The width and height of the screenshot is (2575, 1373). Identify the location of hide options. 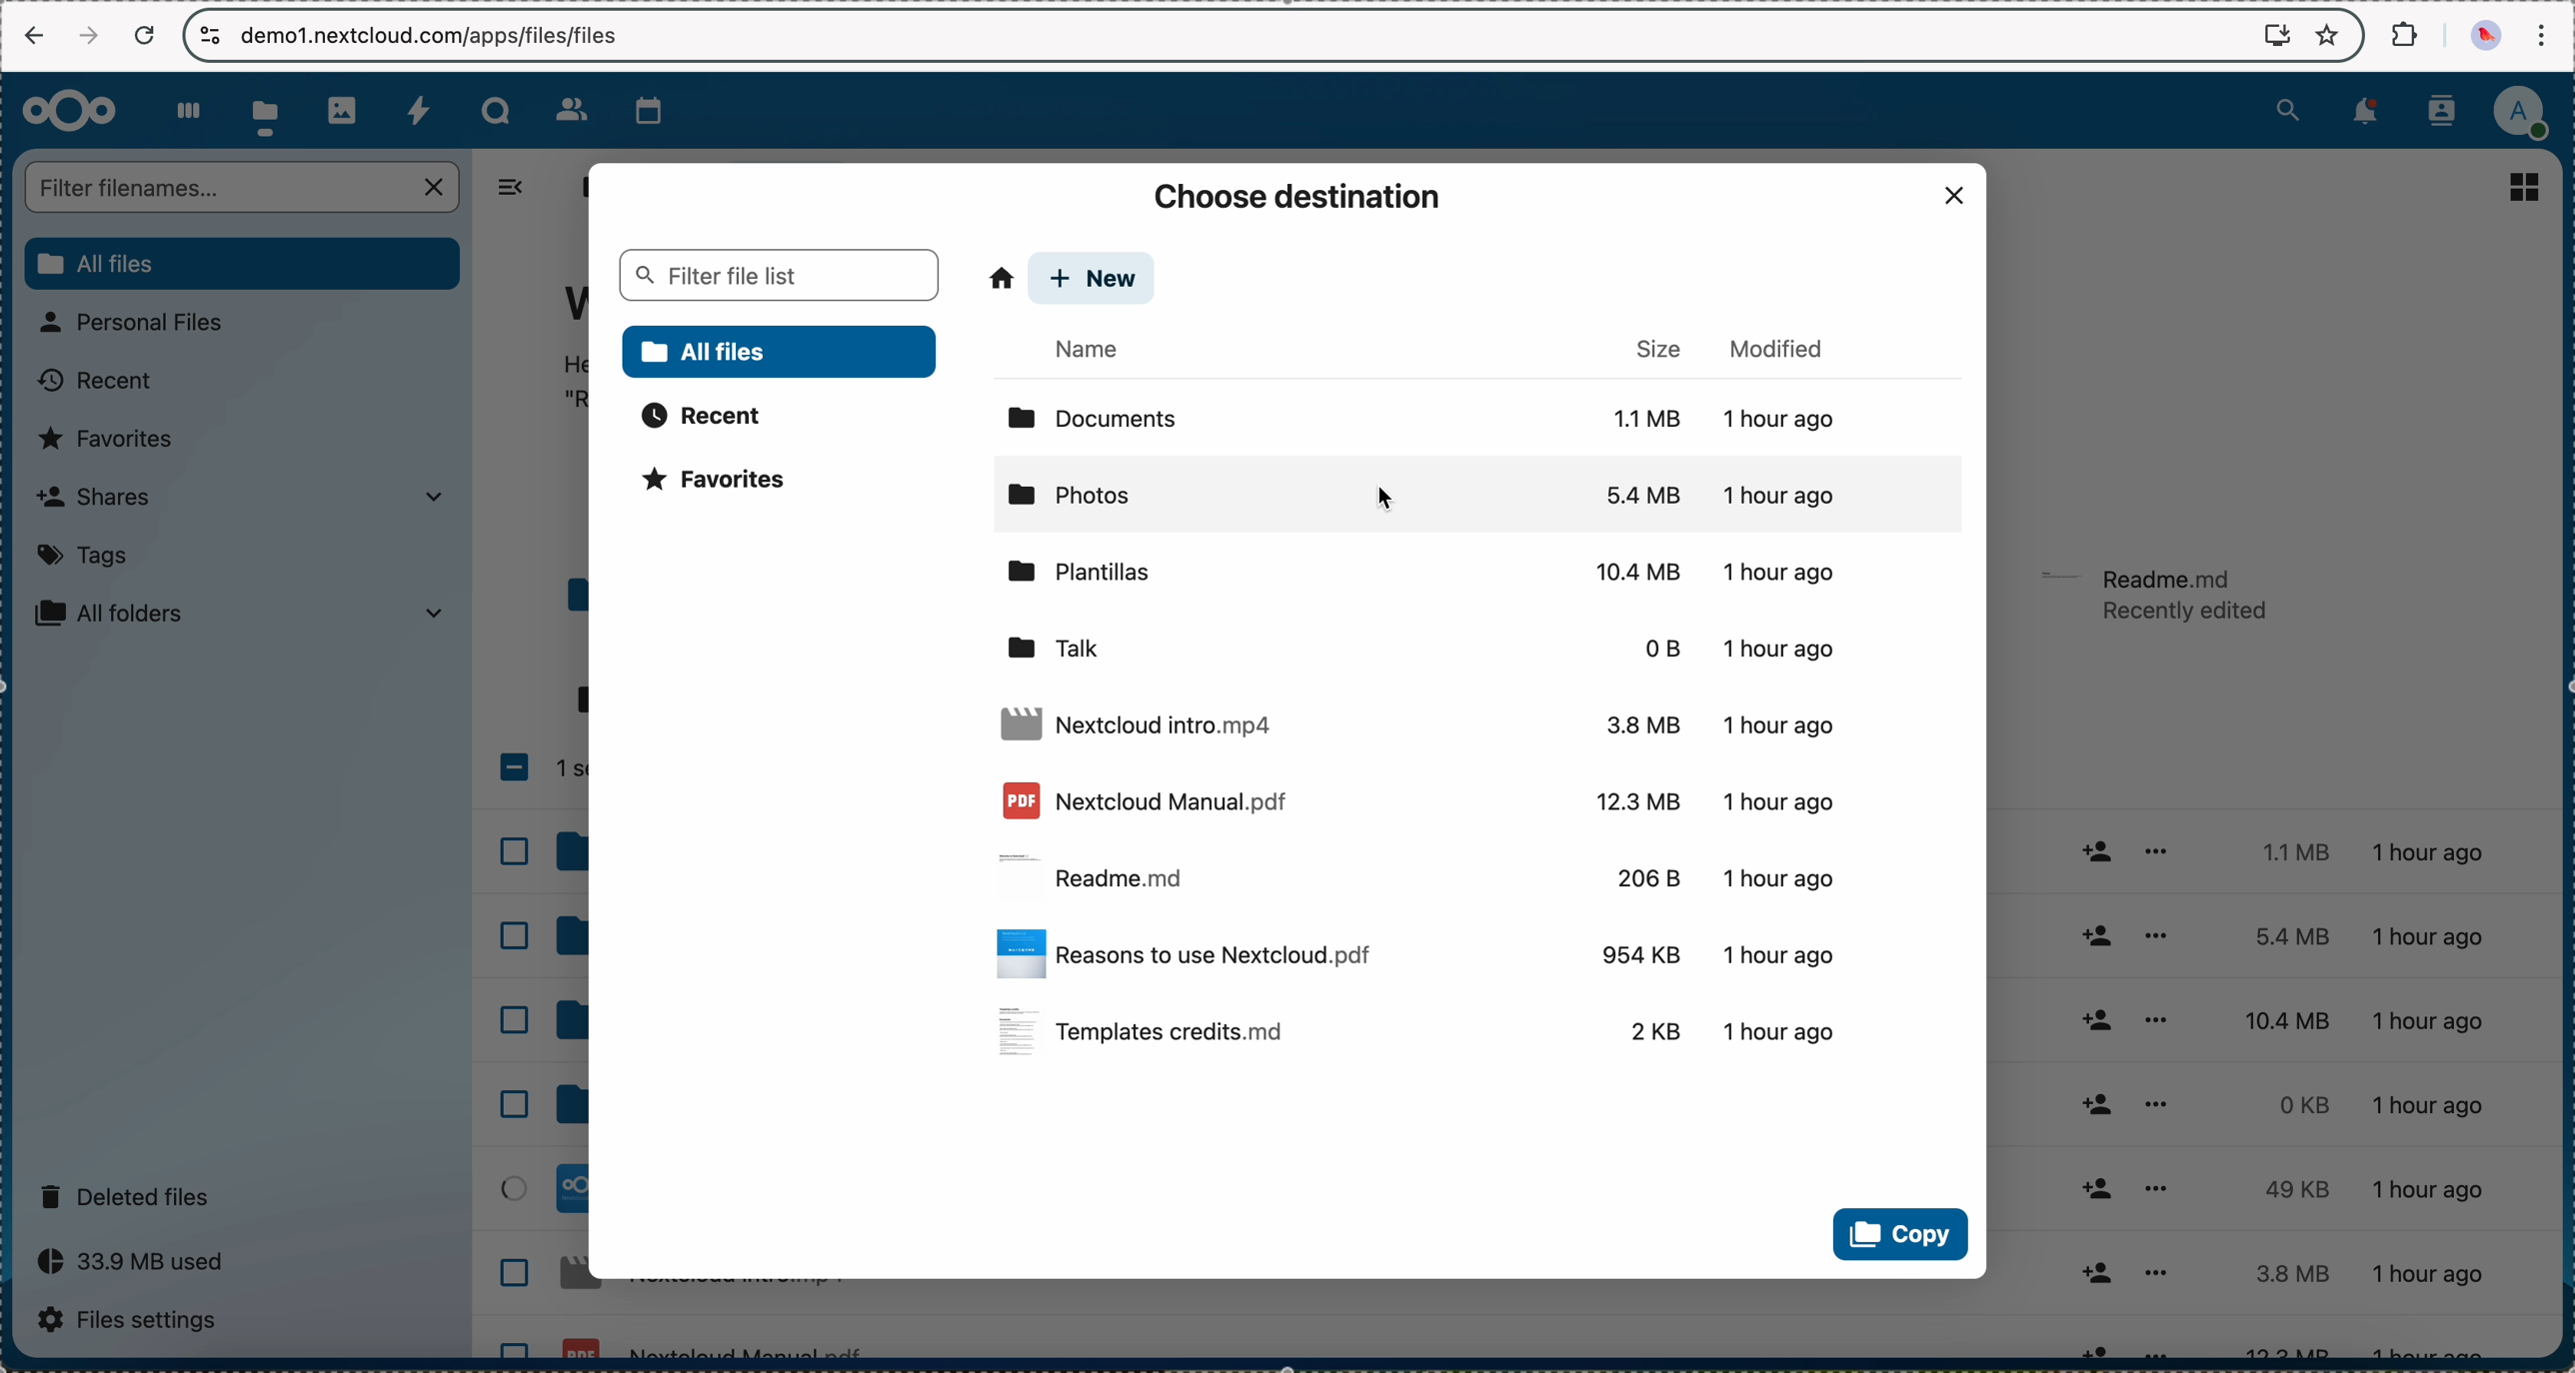
(520, 188).